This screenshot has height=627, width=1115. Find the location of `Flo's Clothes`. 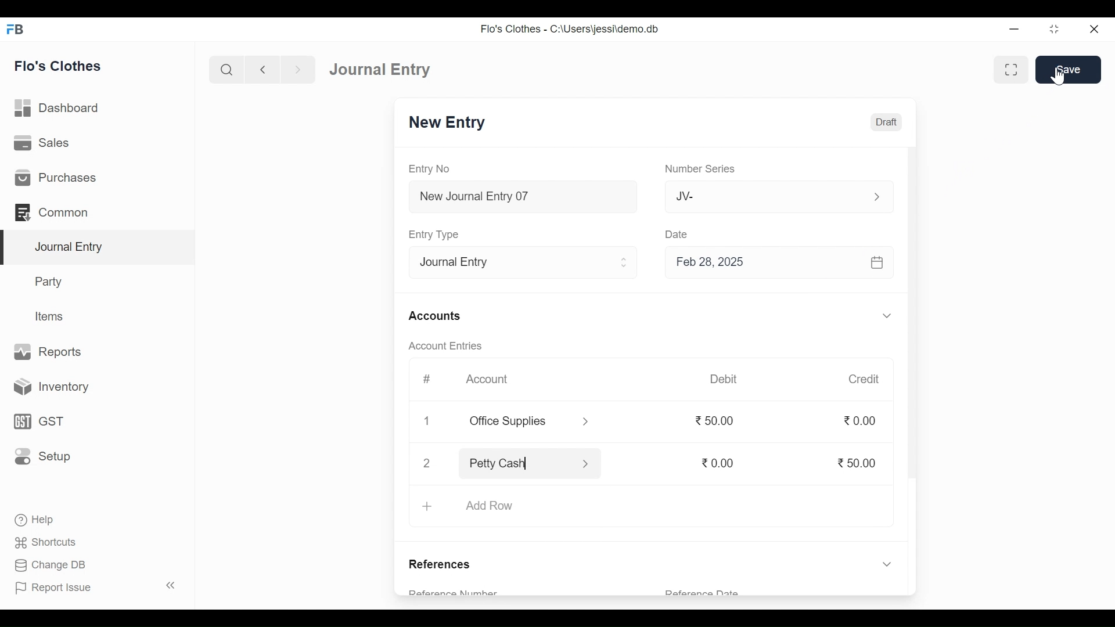

Flo's Clothes is located at coordinates (58, 66).